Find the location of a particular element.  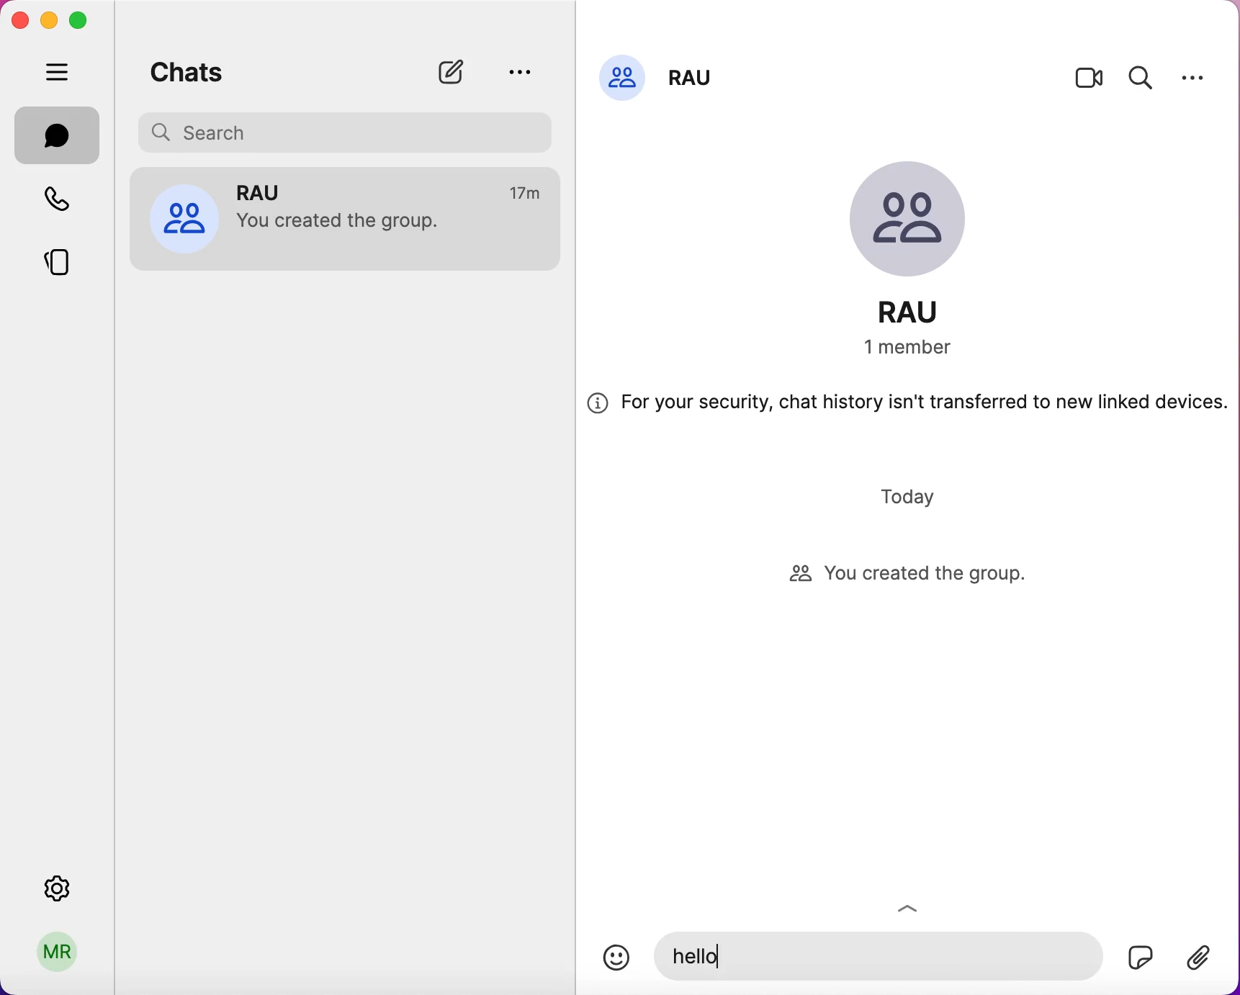

hello is located at coordinates (699, 958).